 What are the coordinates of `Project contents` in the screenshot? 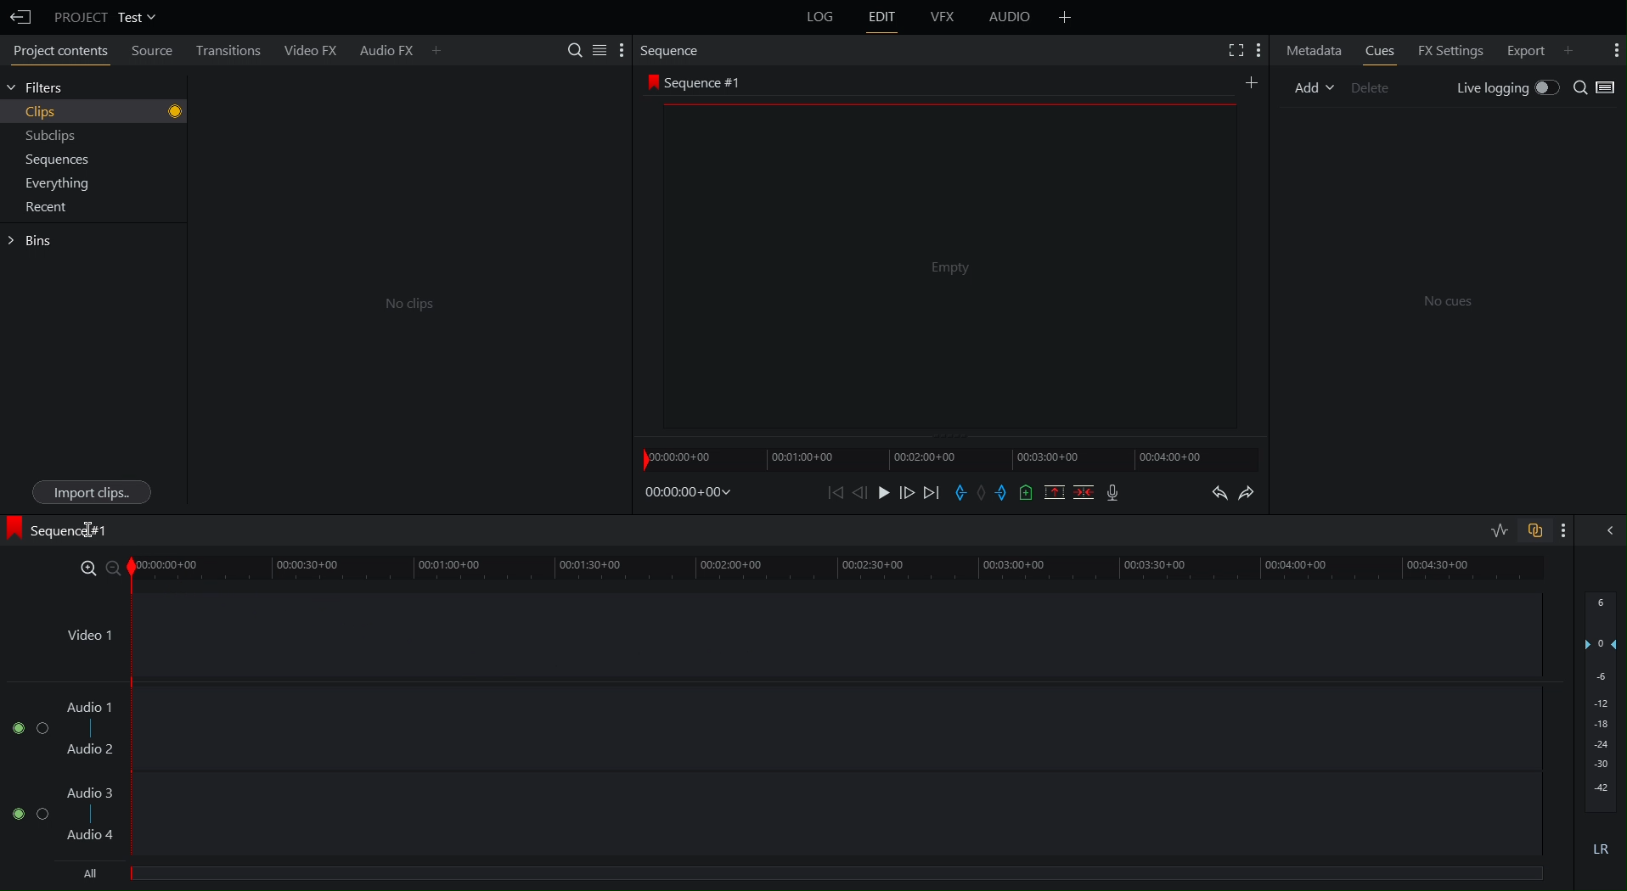 It's located at (53, 49).